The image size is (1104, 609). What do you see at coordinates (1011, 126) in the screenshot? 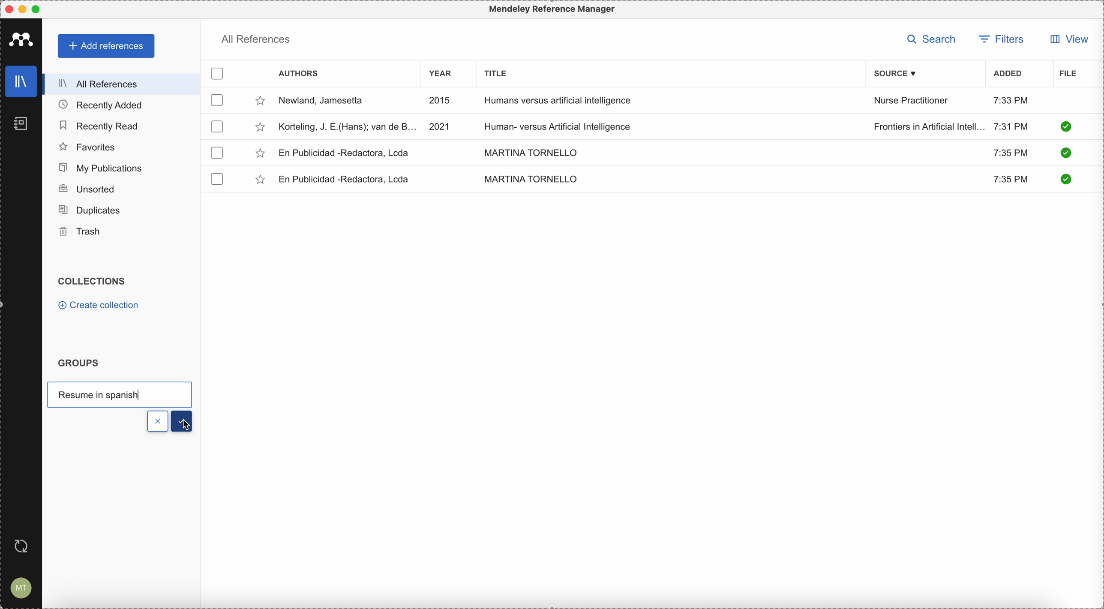
I see `7:31 PM` at bounding box center [1011, 126].